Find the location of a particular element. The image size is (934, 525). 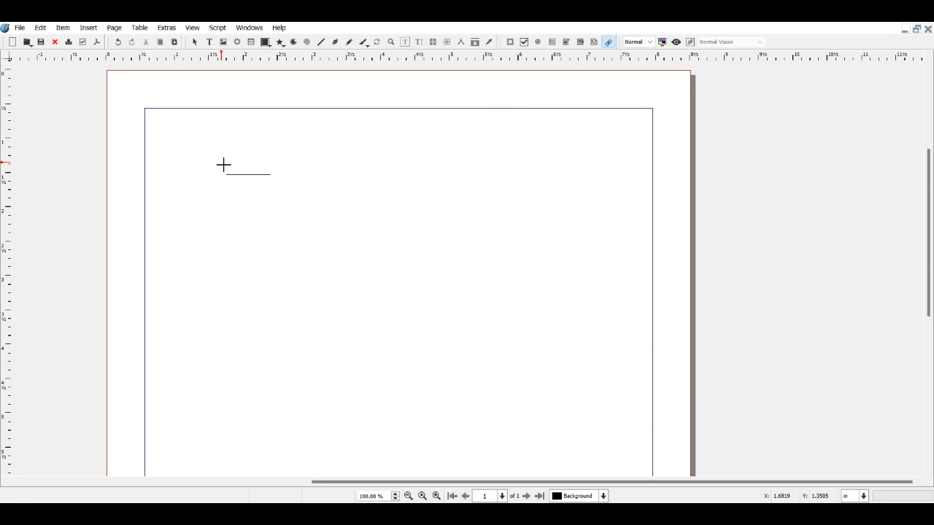

Measurement in Inche is located at coordinates (855, 496).